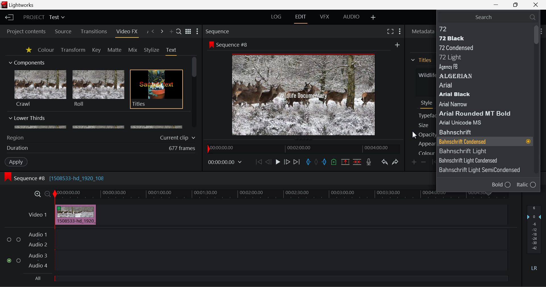 This screenshot has width=546, height=287. What do you see at coordinates (317, 163) in the screenshot?
I see `Remove all marks` at bounding box center [317, 163].